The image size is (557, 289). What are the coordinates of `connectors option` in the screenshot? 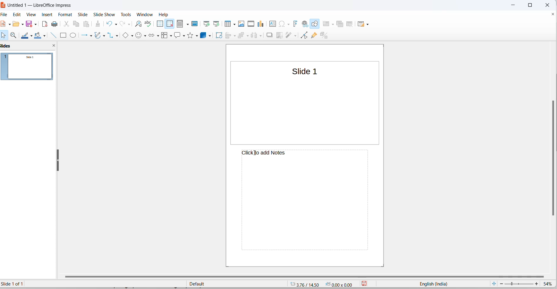 It's located at (118, 36).